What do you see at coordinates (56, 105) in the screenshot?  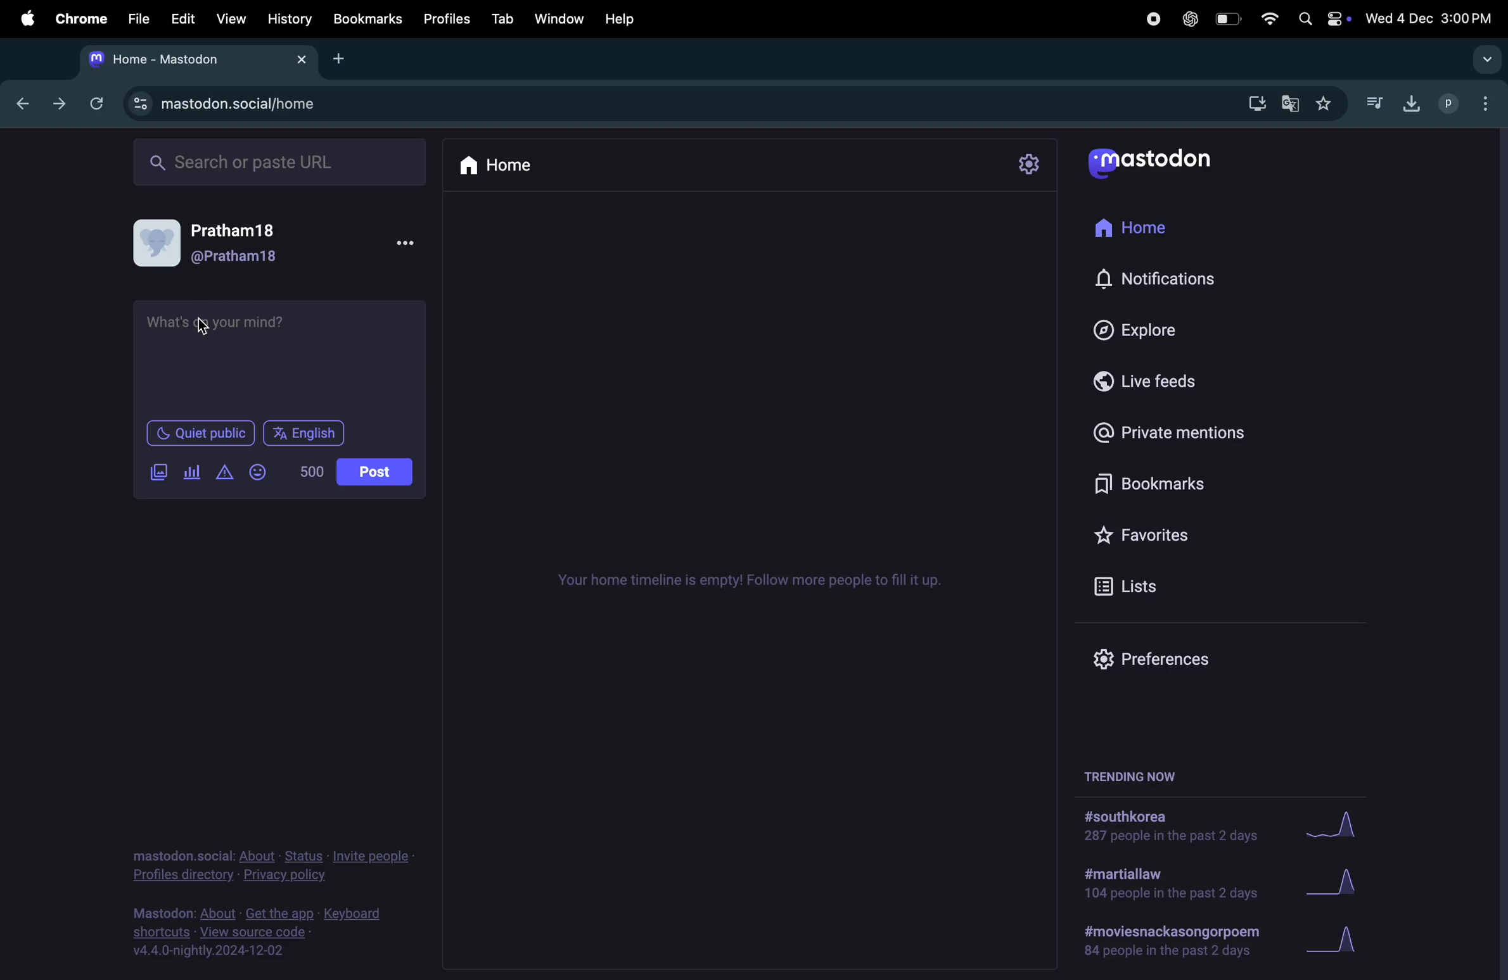 I see `frwardward` at bounding box center [56, 105].